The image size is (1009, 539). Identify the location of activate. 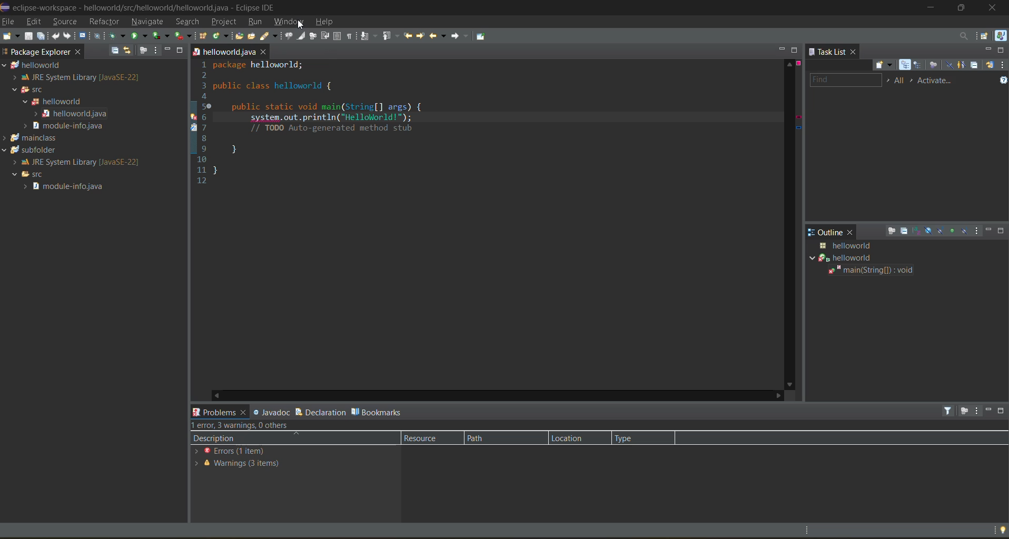
(935, 81).